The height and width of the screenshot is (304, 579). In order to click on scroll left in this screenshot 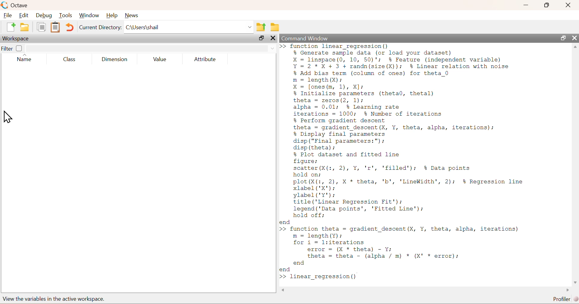, I will do `click(566, 290)`.